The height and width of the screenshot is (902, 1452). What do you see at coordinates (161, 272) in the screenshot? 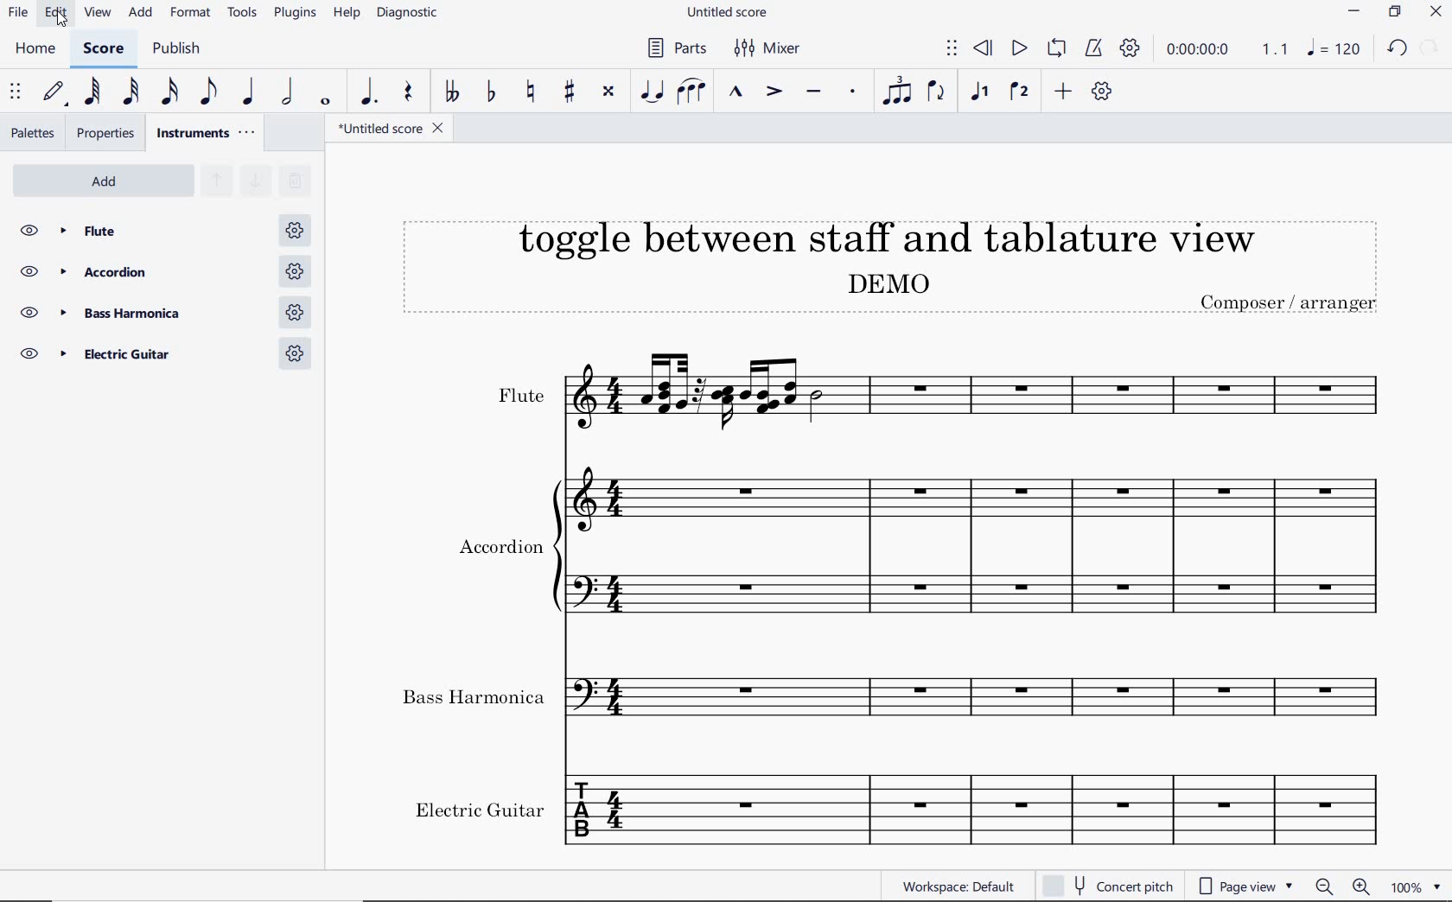
I see `accordion` at bounding box center [161, 272].